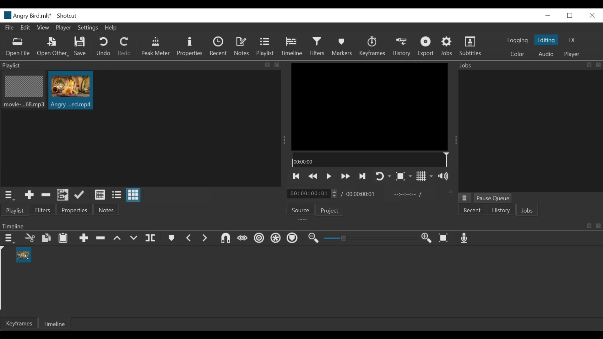  I want to click on Ripple Delete, so click(101, 238).